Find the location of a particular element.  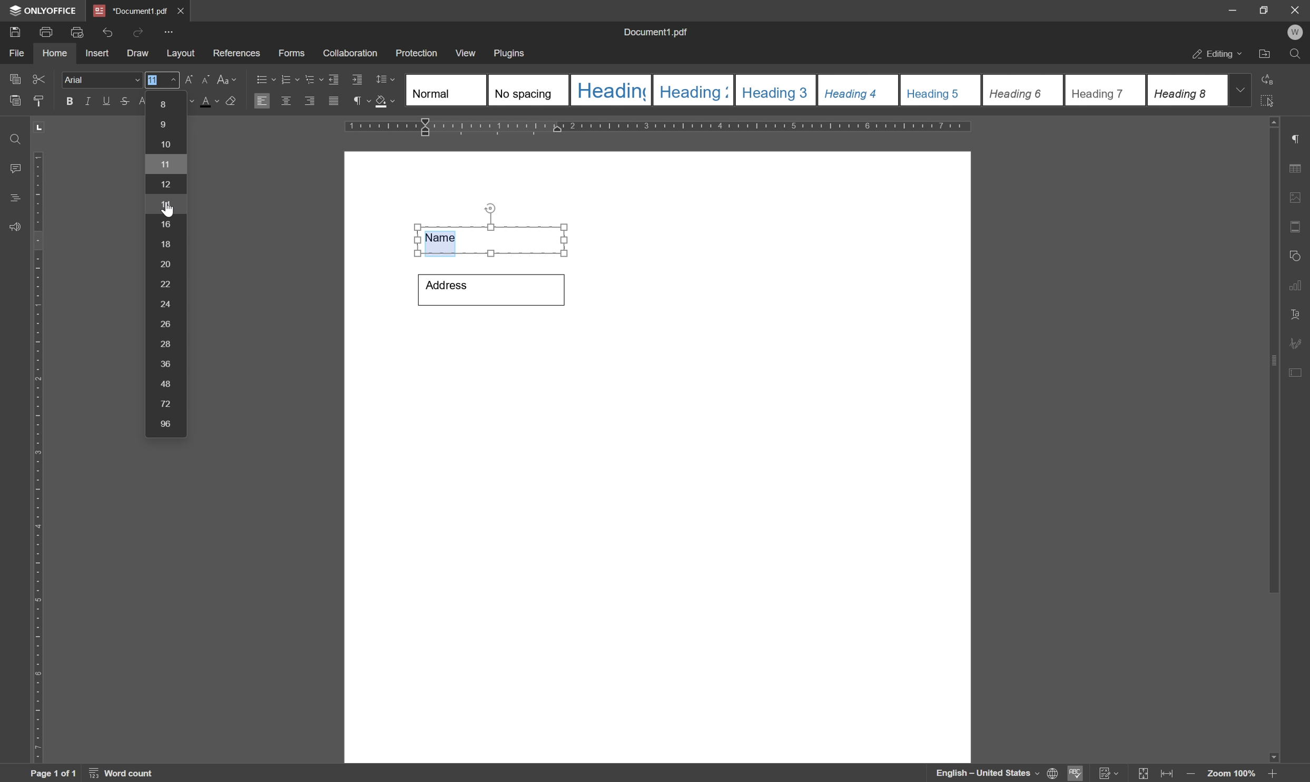

plugins is located at coordinates (510, 54).